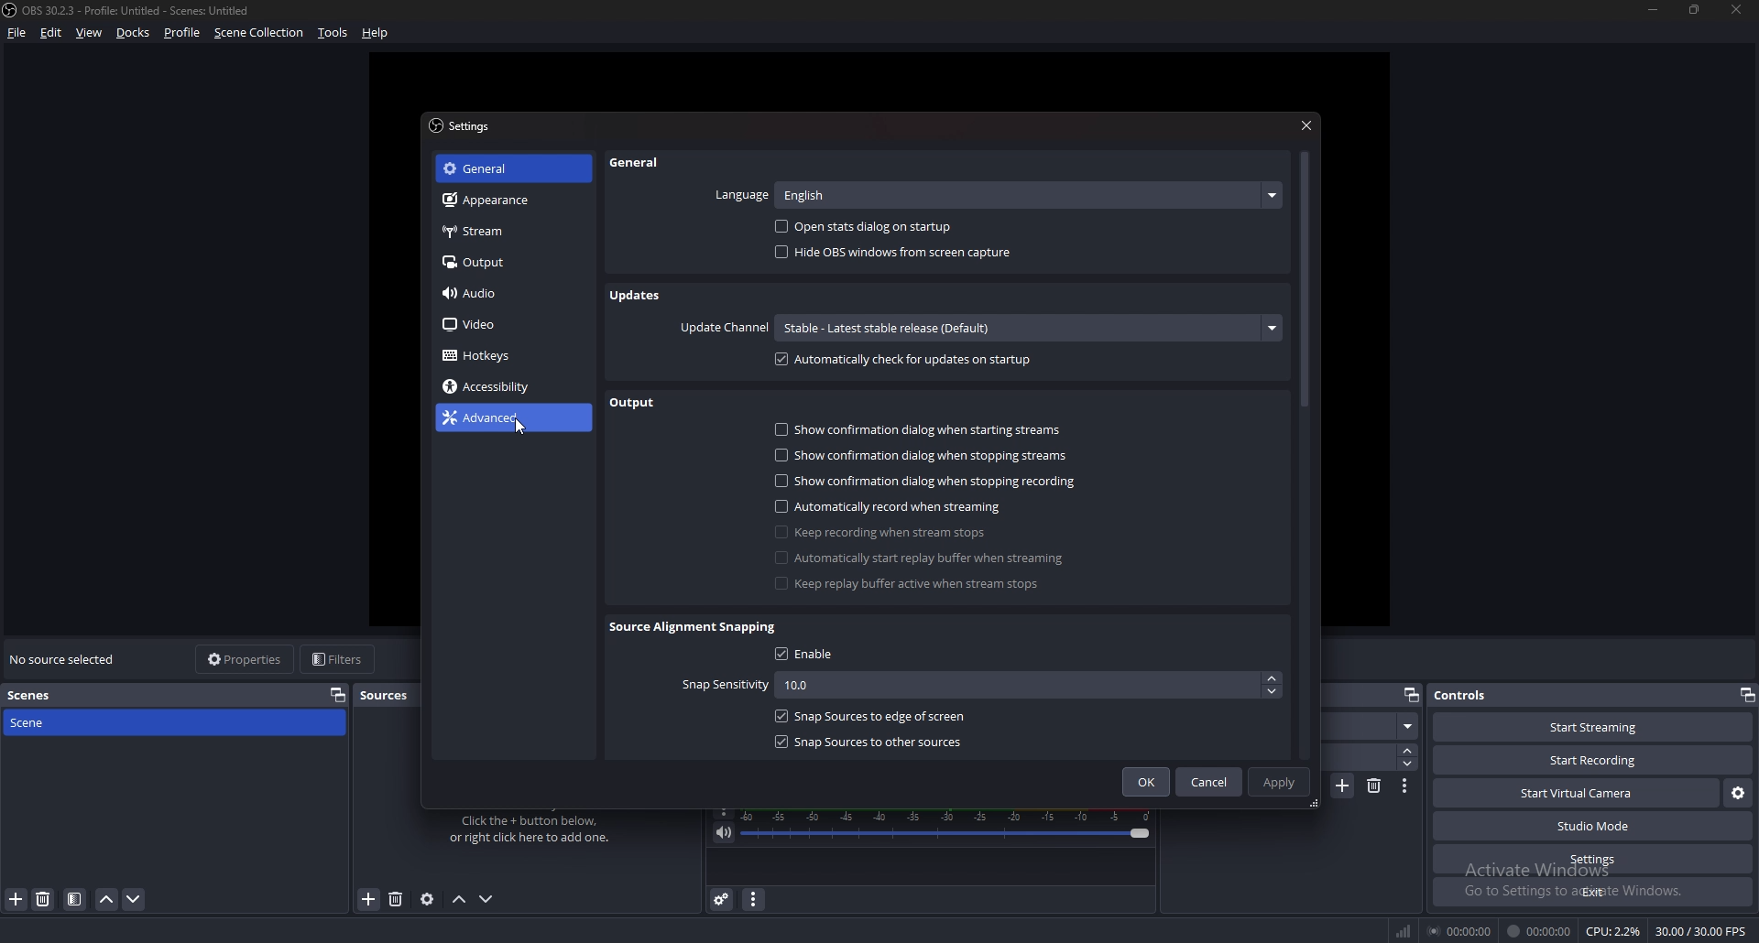 This screenshot has width=1759, height=943. I want to click on ok, so click(1147, 782).